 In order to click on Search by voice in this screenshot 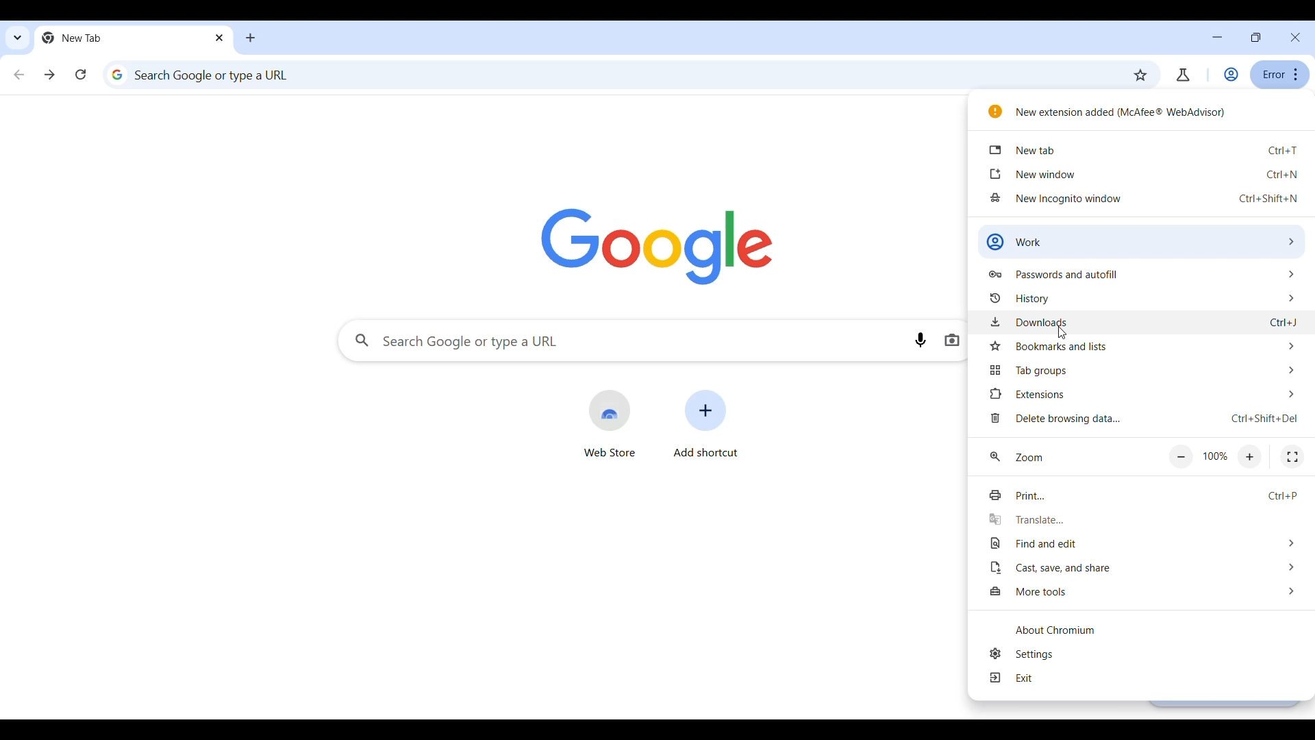, I will do `click(920, 340)`.